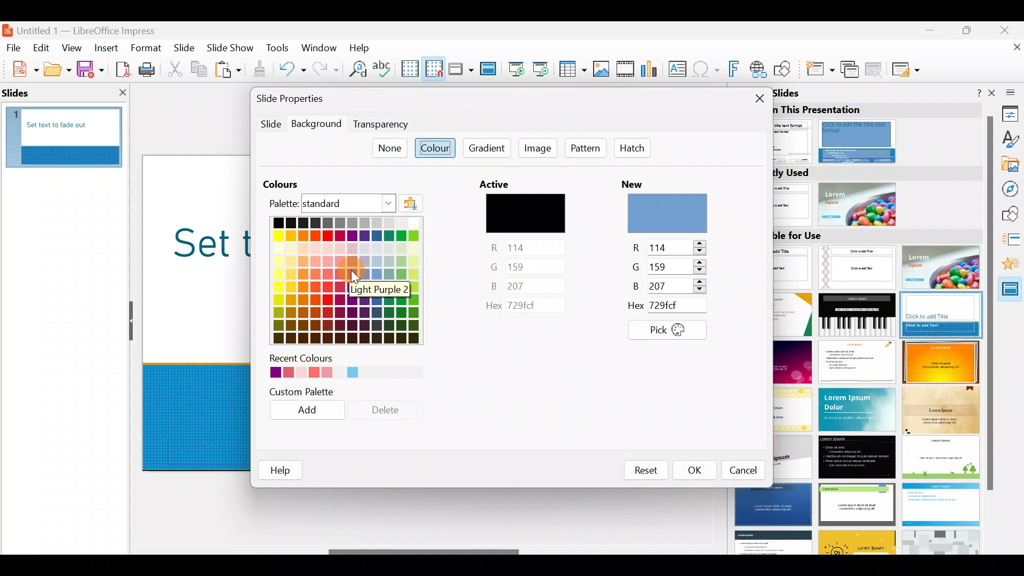 The height and width of the screenshot is (576, 1024). What do you see at coordinates (707, 70) in the screenshot?
I see `Insert special characters` at bounding box center [707, 70].